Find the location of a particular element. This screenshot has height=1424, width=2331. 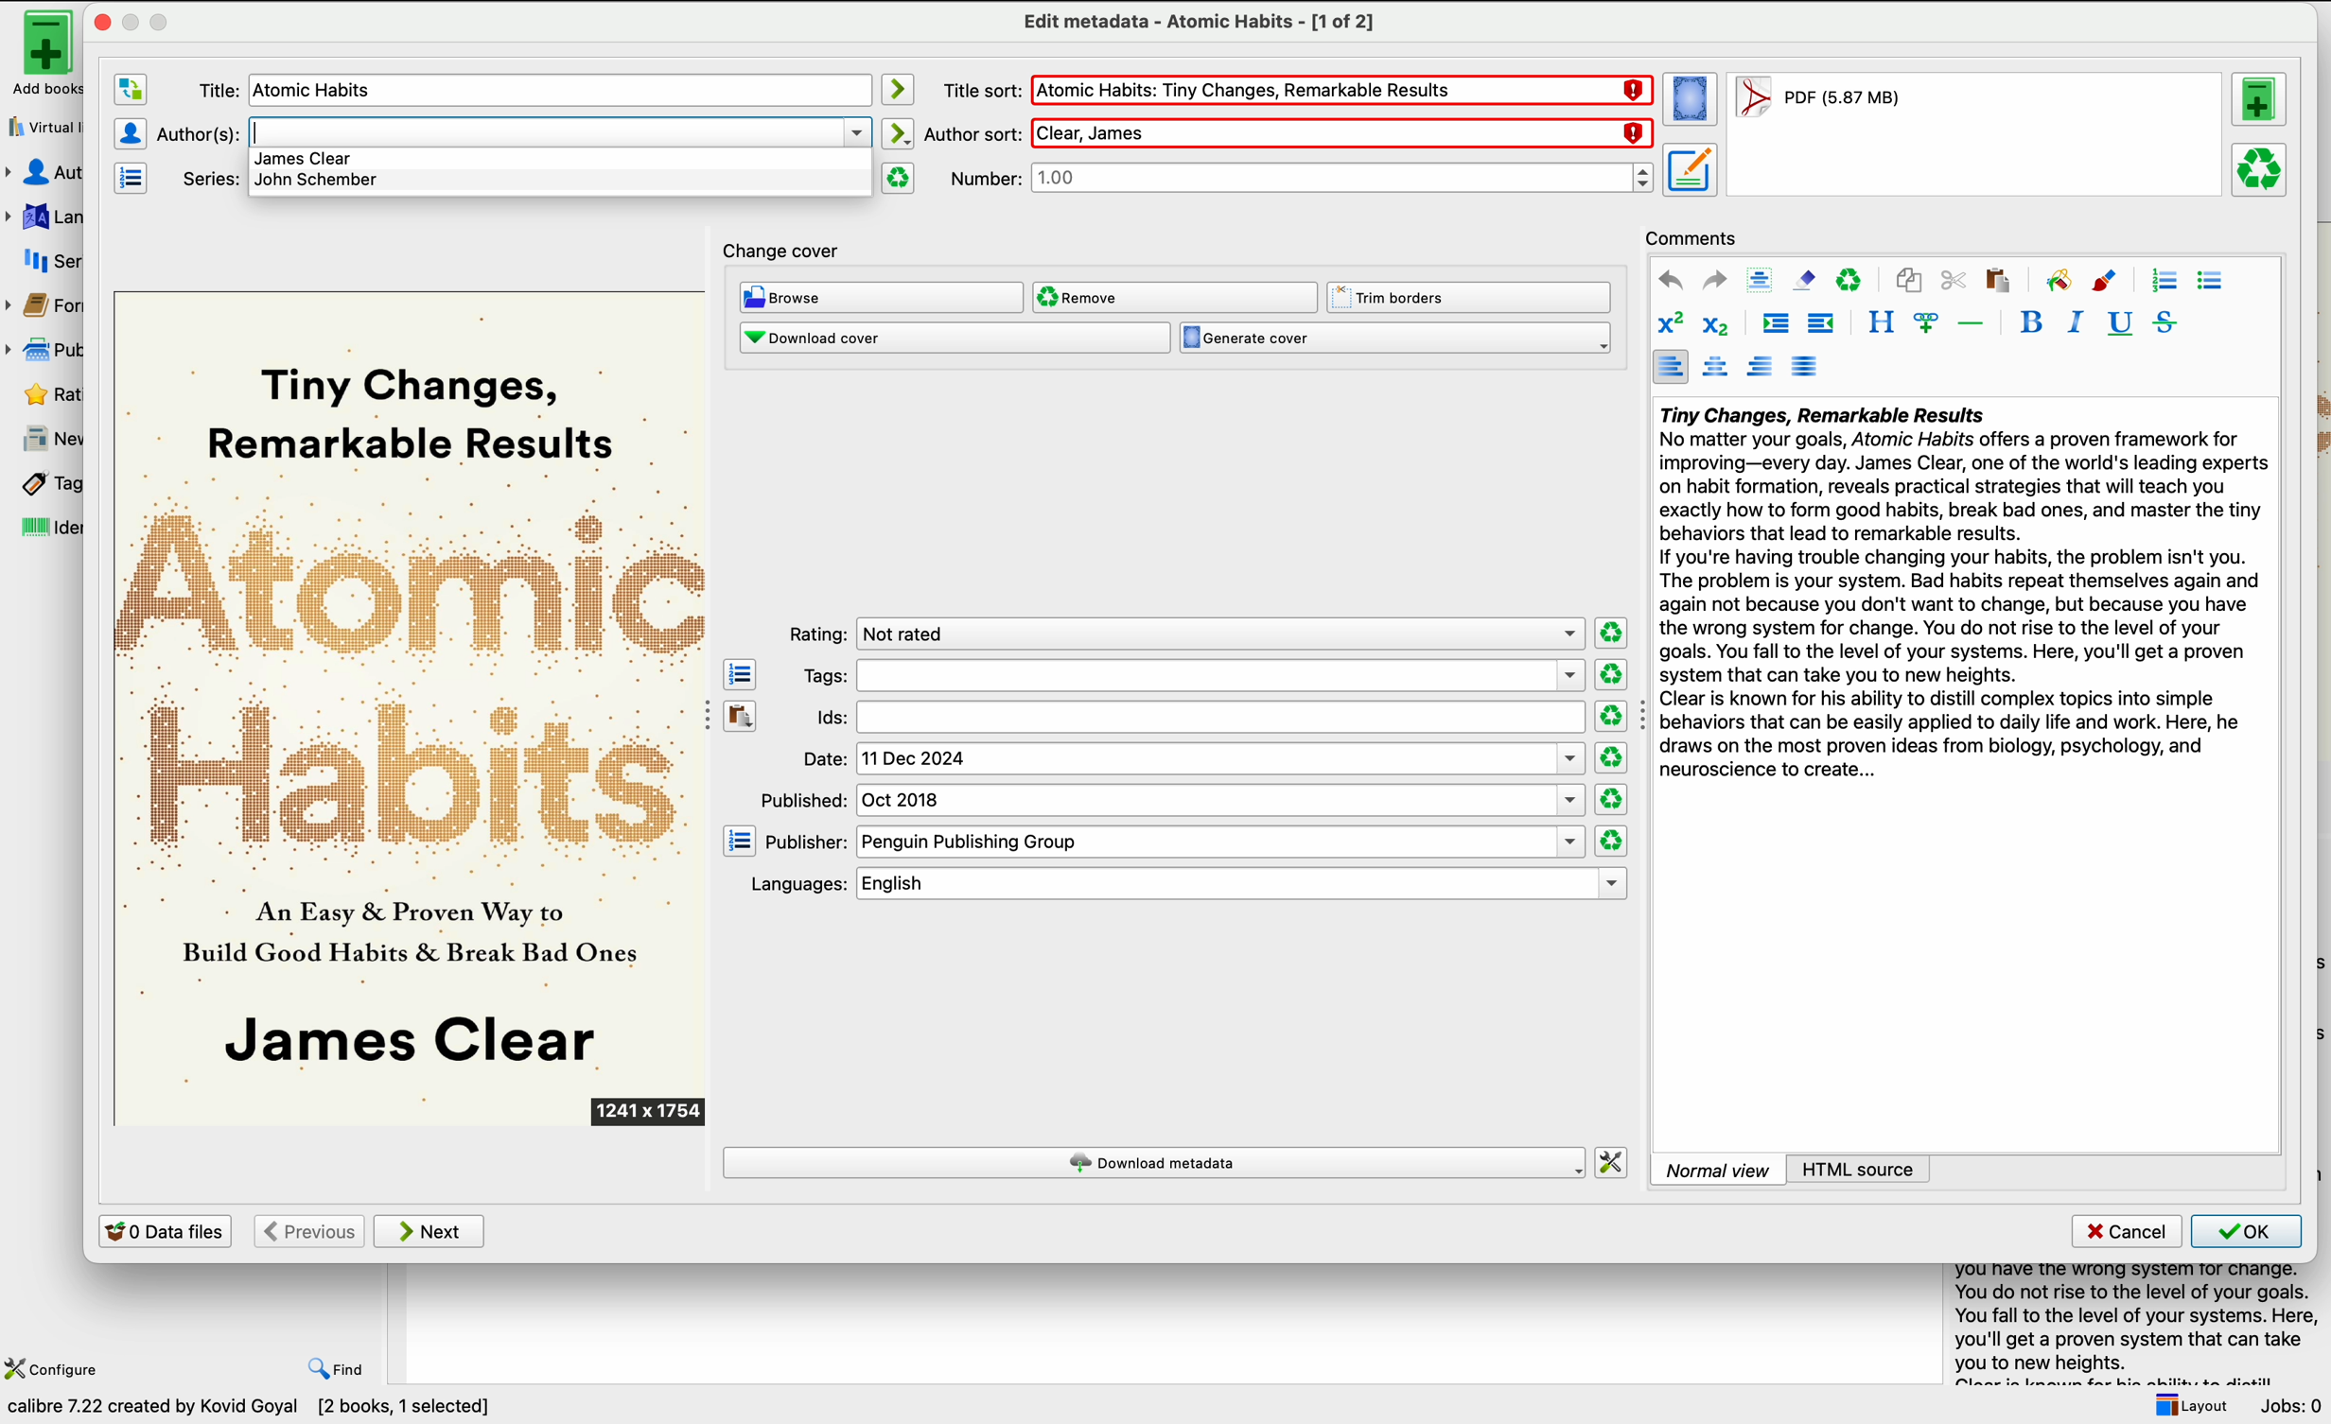

align left is located at coordinates (1670, 366).